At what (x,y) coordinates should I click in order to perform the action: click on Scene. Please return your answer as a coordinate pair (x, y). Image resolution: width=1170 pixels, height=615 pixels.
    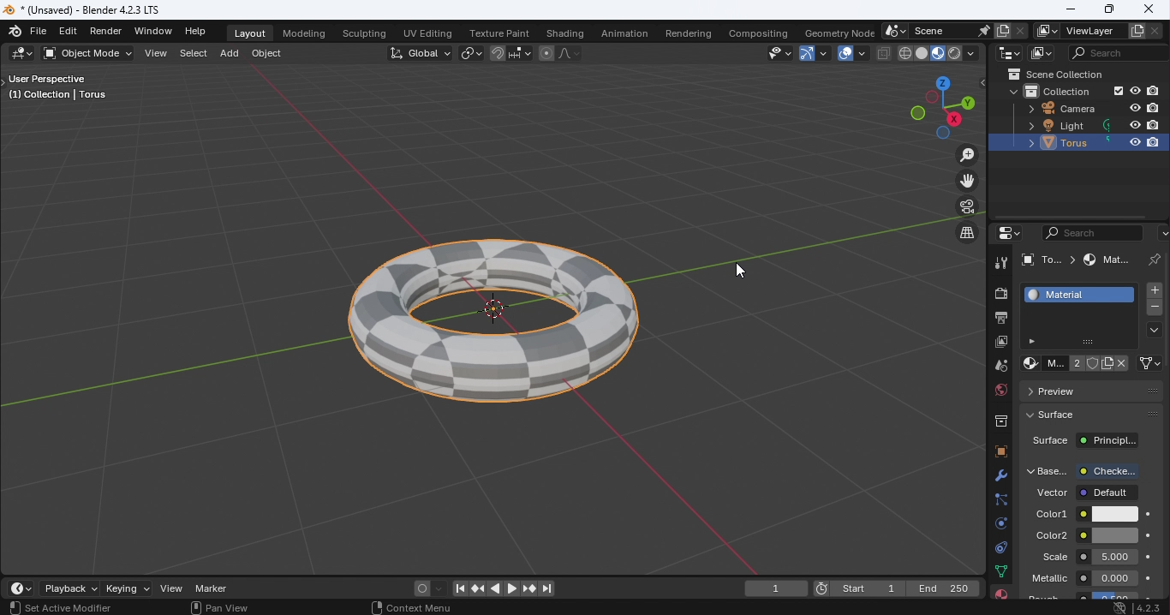
    Looking at the image, I should click on (936, 29).